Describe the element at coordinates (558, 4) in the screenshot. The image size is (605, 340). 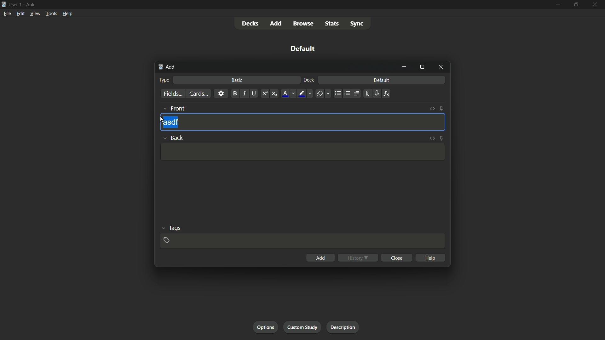
I see `minimize` at that location.